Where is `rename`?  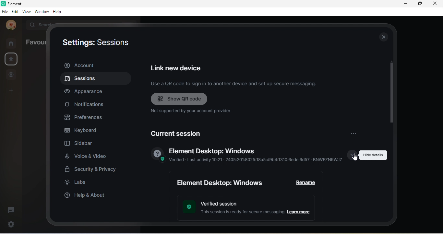 rename is located at coordinates (306, 184).